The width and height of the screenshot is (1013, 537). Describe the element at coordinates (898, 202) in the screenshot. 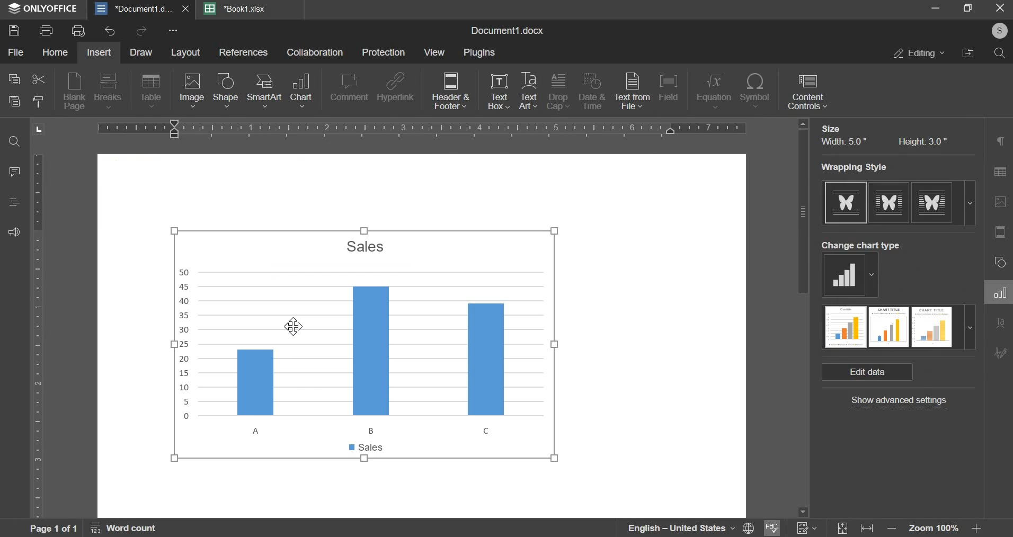

I see `wrapping style` at that location.